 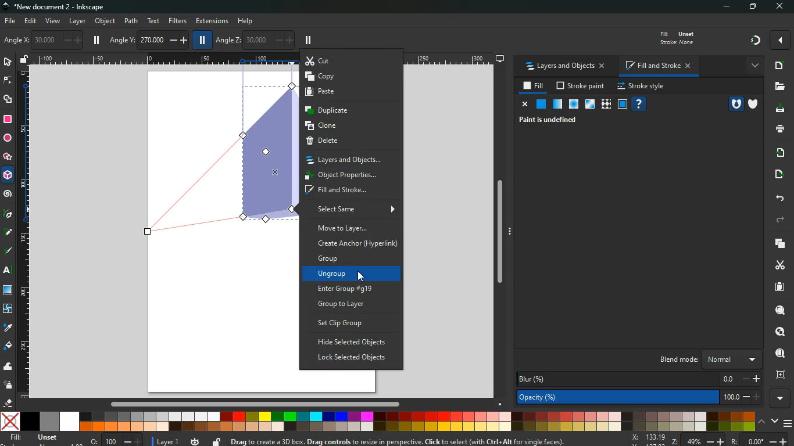 What do you see at coordinates (350, 160) in the screenshot?
I see `layers and objects` at bounding box center [350, 160].